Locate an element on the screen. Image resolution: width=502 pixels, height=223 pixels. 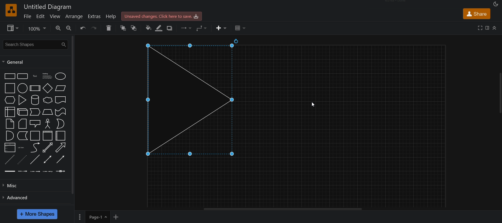
hexagon is located at coordinates (9, 100).